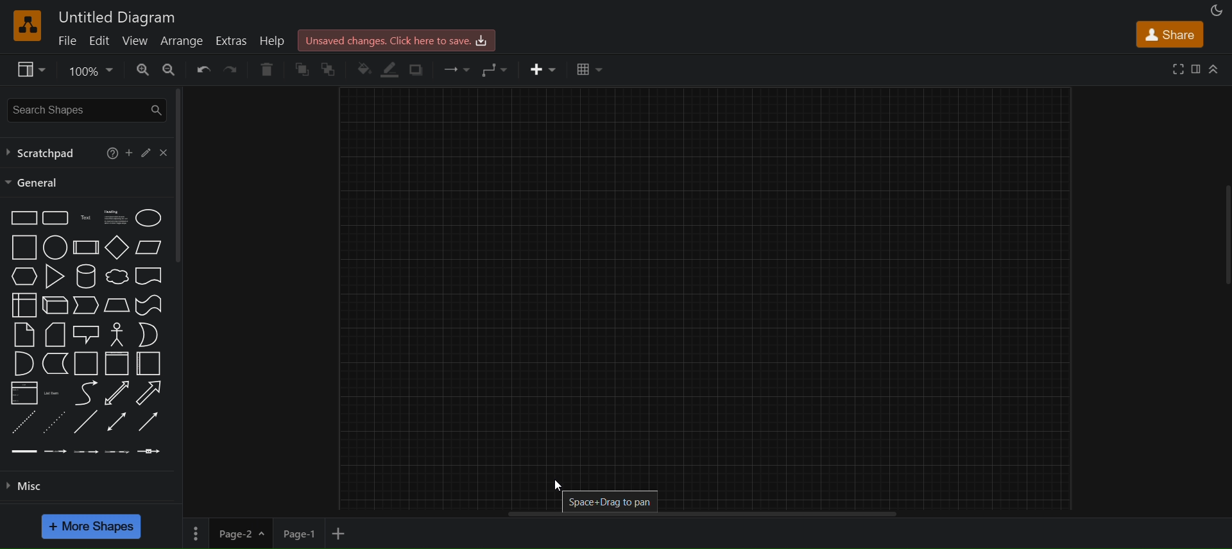 This screenshot has width=1232, height=549. Describe the element at coordinates (25, 276) in the screenshot. I see `hexagon` at that location.